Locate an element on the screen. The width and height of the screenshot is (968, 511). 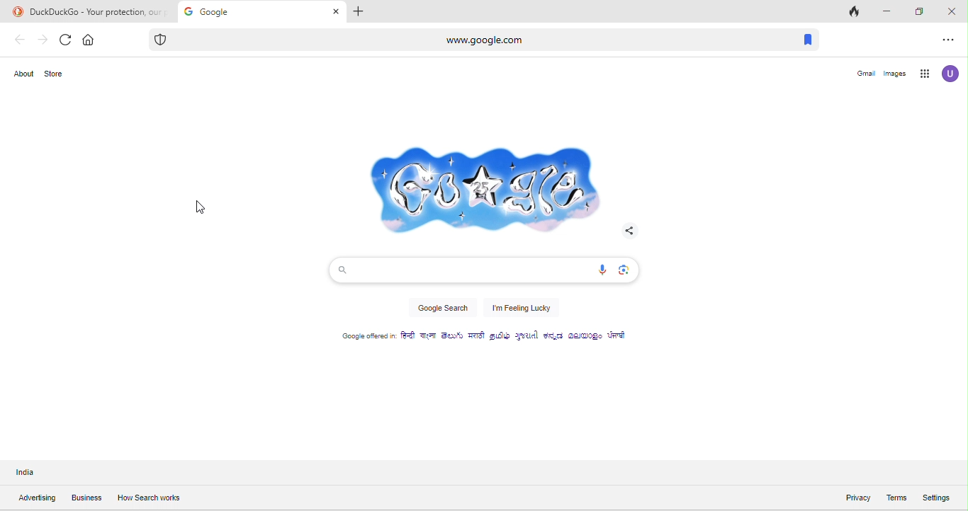
about is located at coordinates (26, 75).